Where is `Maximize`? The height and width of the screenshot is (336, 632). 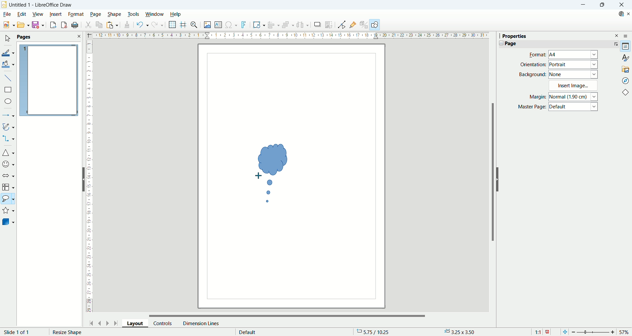
Maximize is located at coordinates (602, 5).